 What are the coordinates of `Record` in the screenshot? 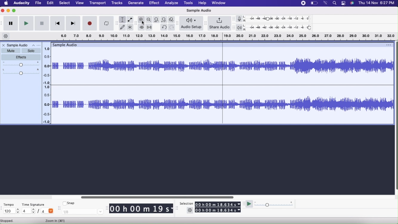 It's located at (303, 4).